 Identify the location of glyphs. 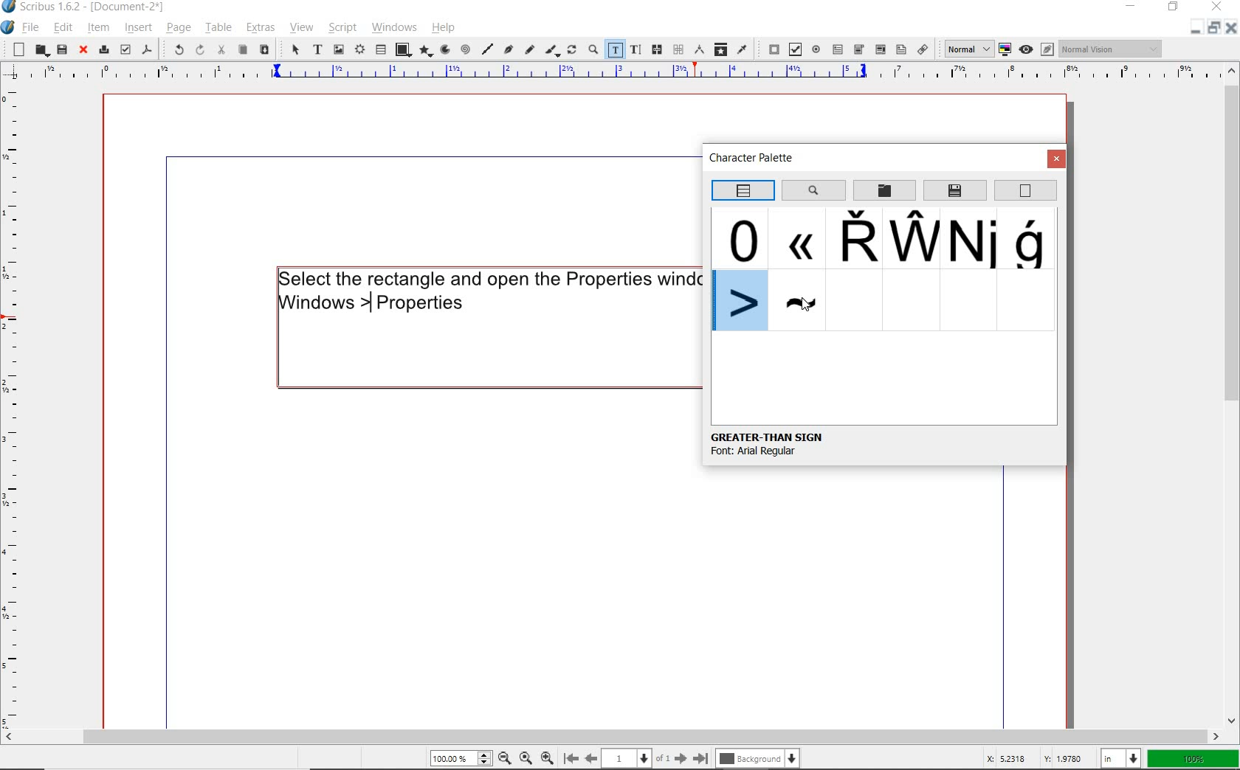
(974, 240).